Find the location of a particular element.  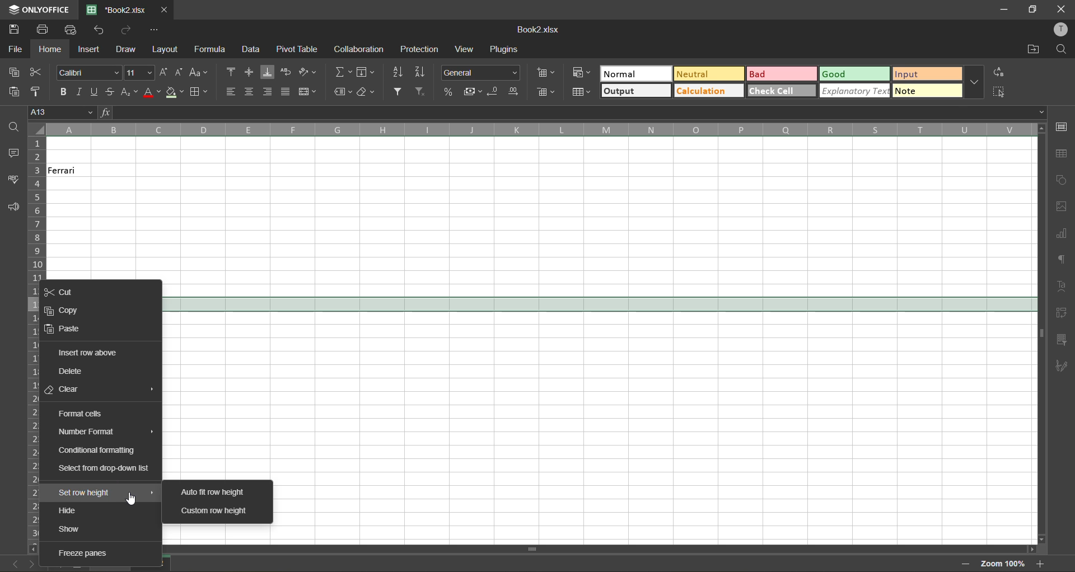

zoom factor is located at coordinates (1004, 564).